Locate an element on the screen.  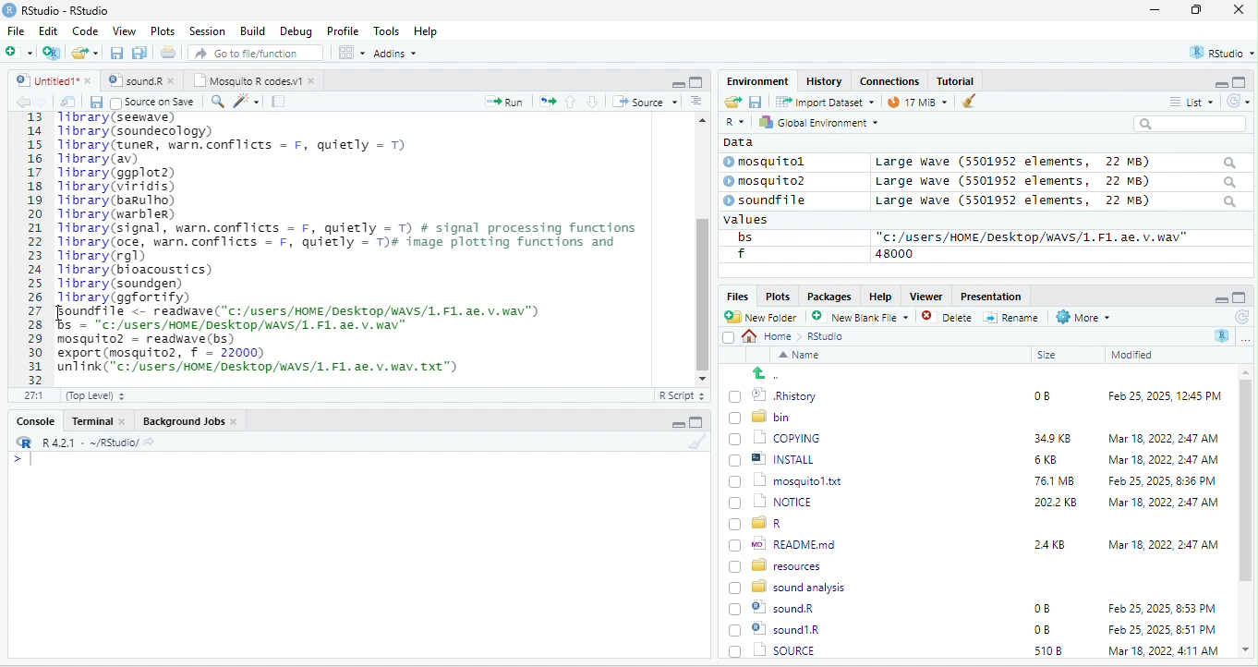
cursor is located at coordinates (456, 370).